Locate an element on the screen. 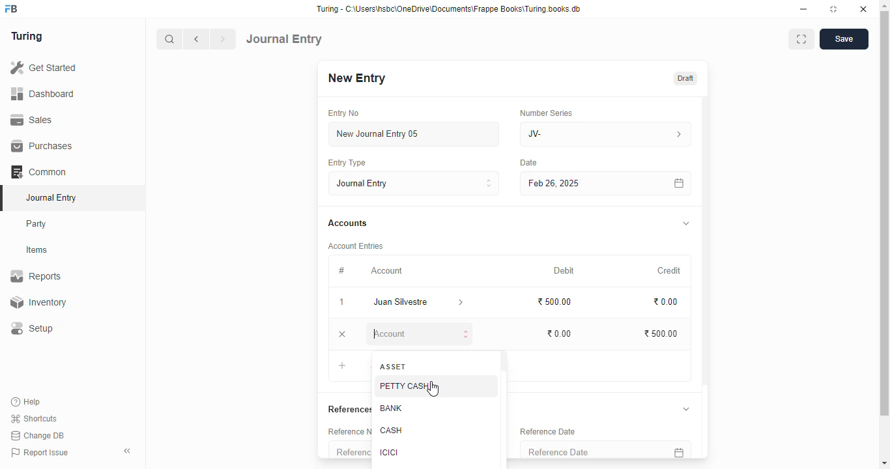 The height and width of the screenshot is (469, 890). scroll bar is located at coordinates (705, 277).